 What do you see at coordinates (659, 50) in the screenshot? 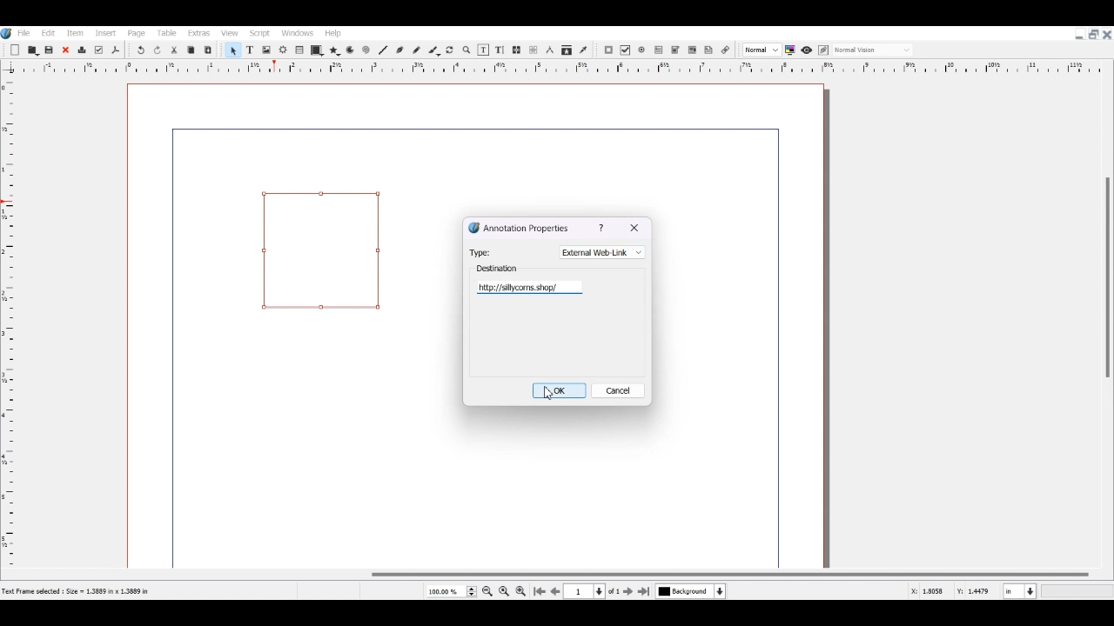
I see `PDF Text Field` at bounding box center [659, 50].